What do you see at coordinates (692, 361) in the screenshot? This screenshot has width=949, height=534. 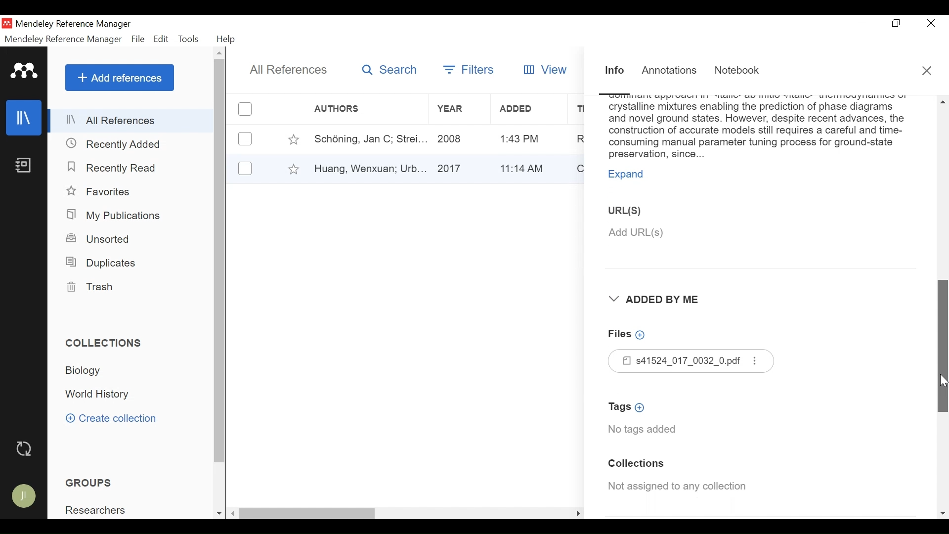 I see `Files` at bounding box center [692, 361].